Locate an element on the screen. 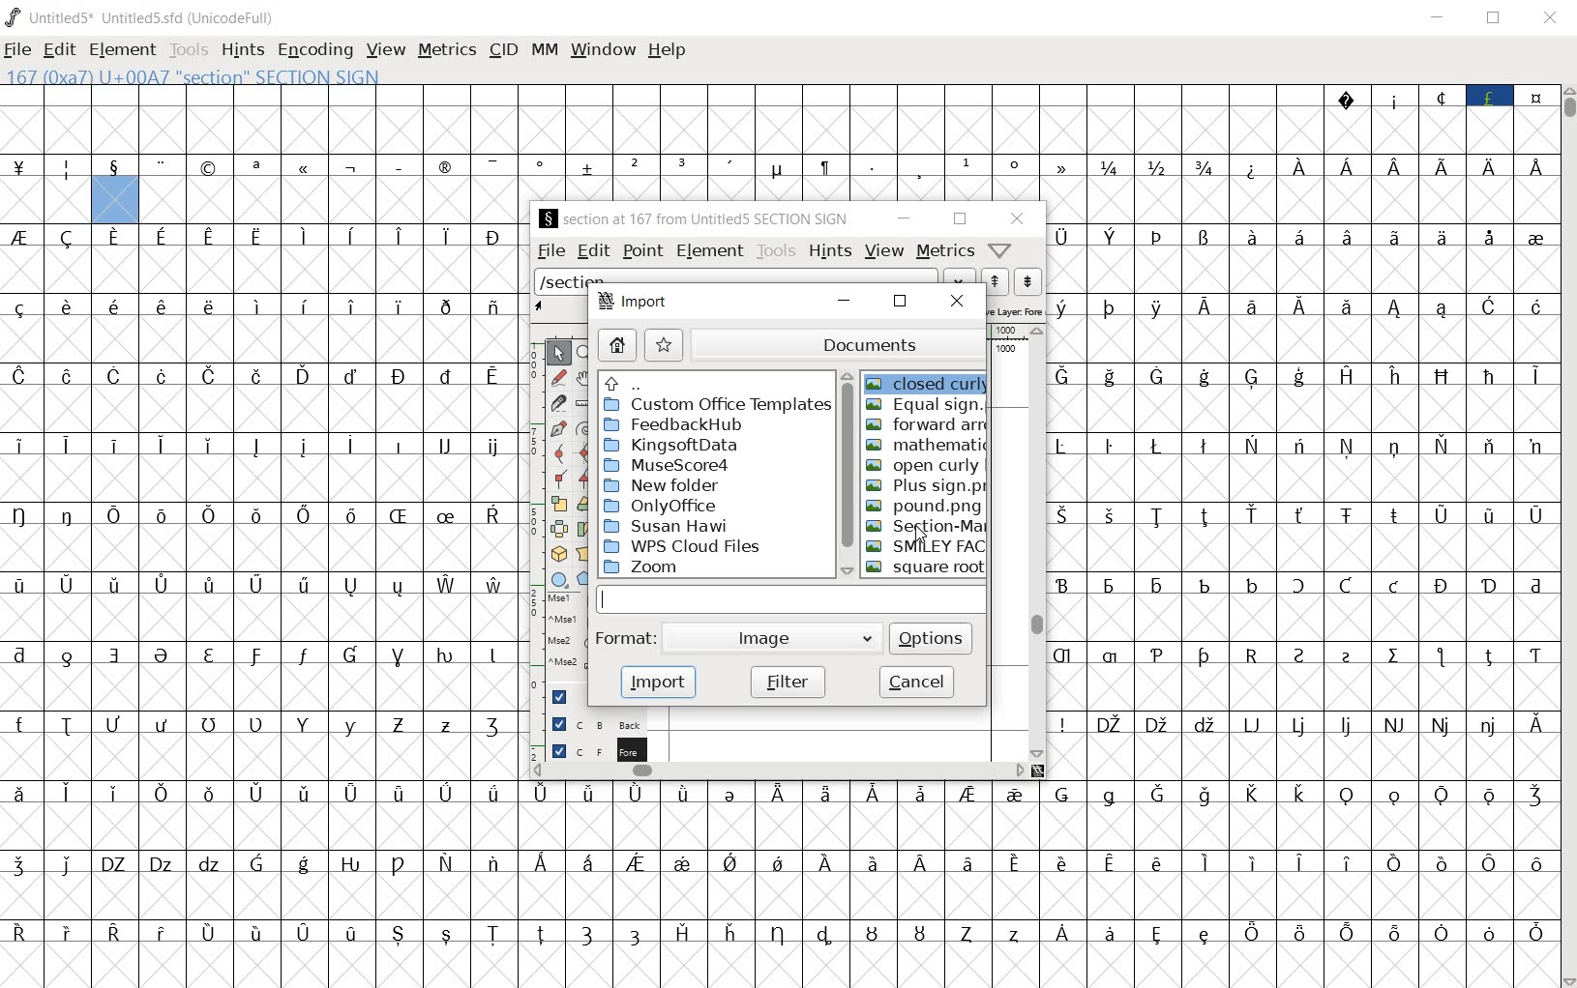  fractions is located at coordinates (1160, 166).